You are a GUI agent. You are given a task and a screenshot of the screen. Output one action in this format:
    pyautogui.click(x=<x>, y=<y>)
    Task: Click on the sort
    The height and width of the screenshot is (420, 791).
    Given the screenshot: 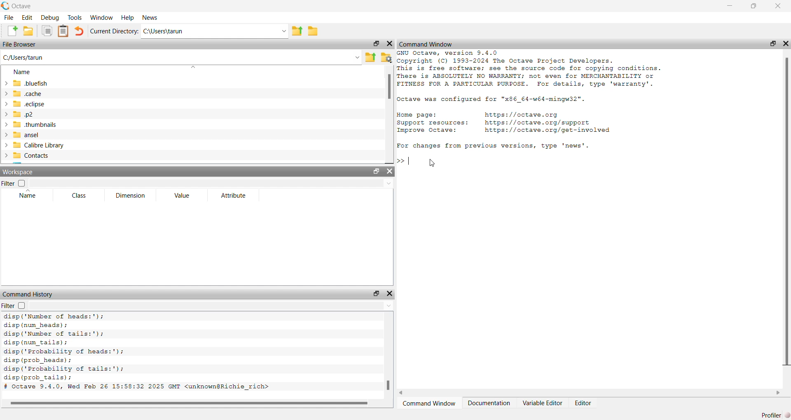 What is the action you would take?
    pyautogui.click(x=193, y=67)
    